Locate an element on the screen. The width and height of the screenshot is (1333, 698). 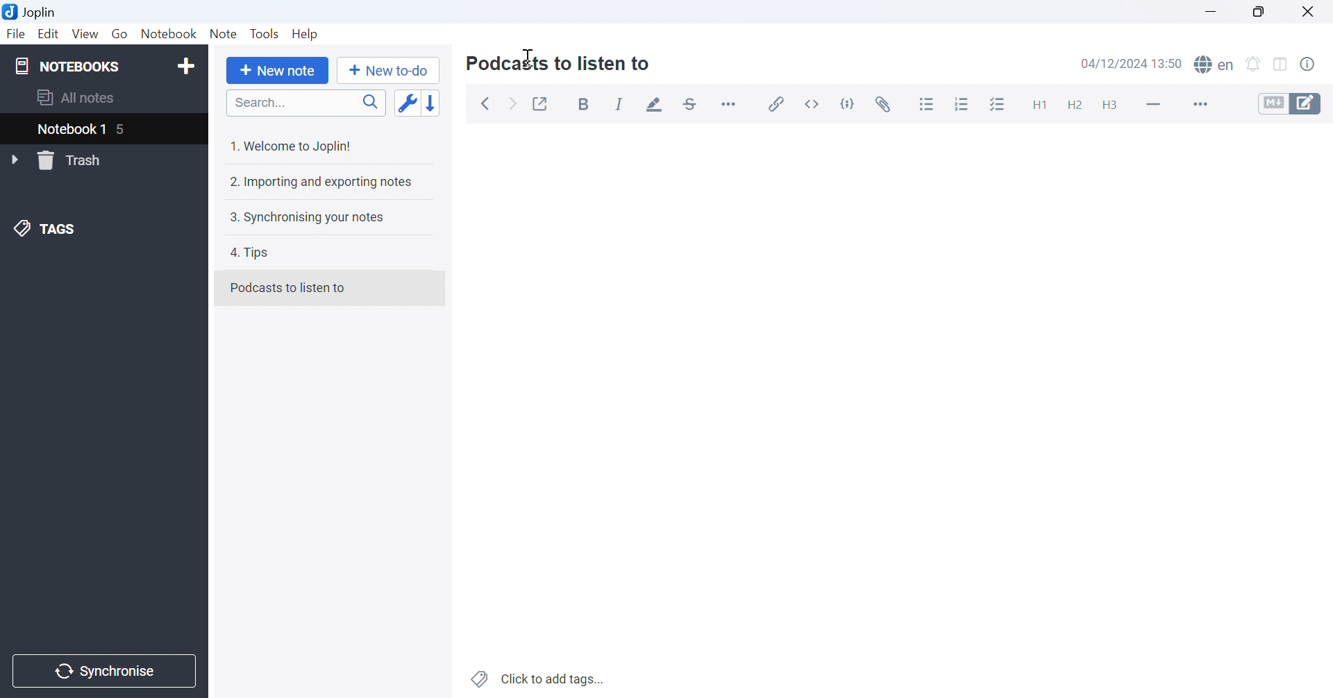
Set alarm is located at coordinates (1253, 64).